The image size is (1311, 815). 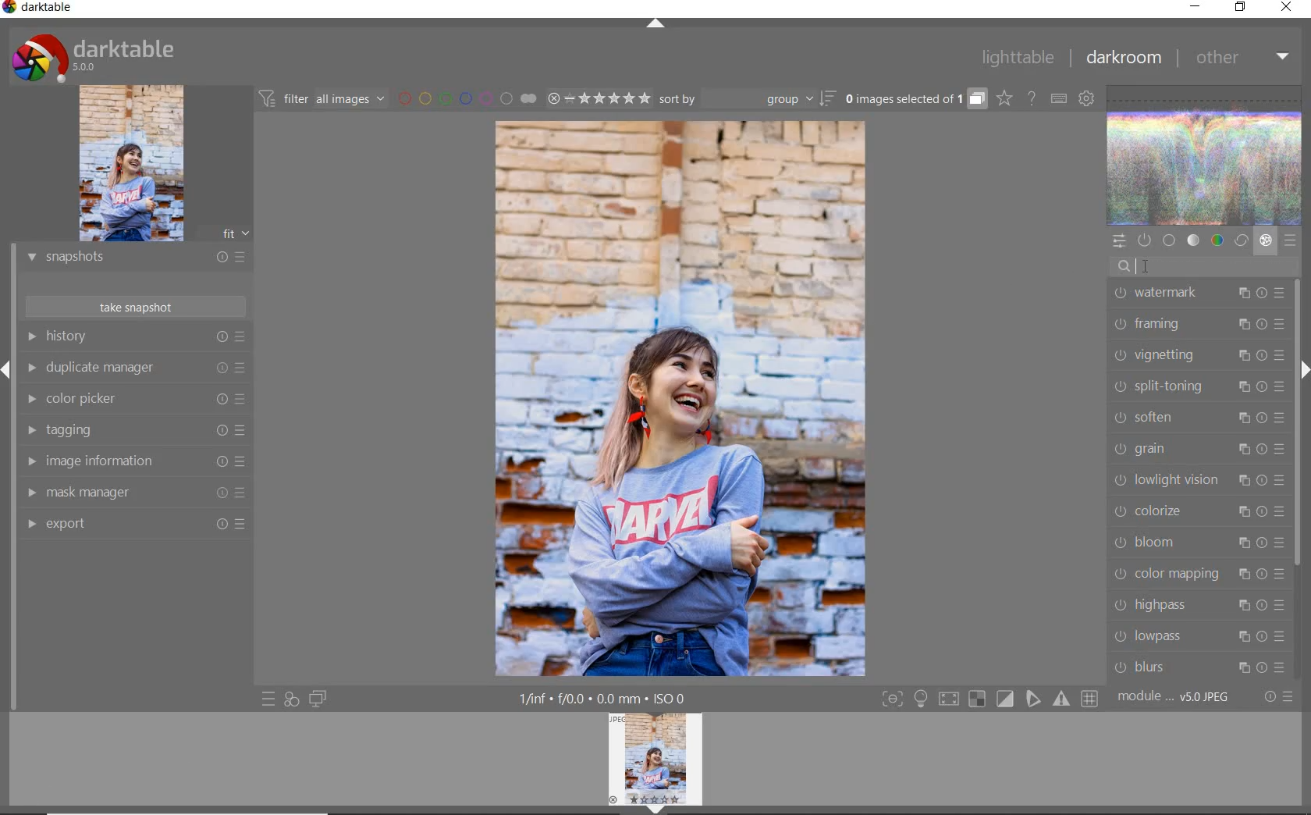 I want to click on range ratings for selected images, so click(x=599, y=98).